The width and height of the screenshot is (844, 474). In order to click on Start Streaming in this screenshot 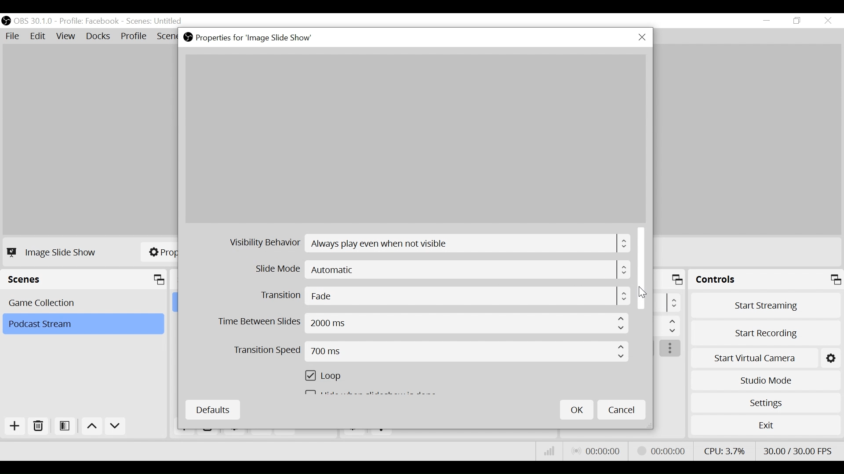, I will do `click(766, 305)`.